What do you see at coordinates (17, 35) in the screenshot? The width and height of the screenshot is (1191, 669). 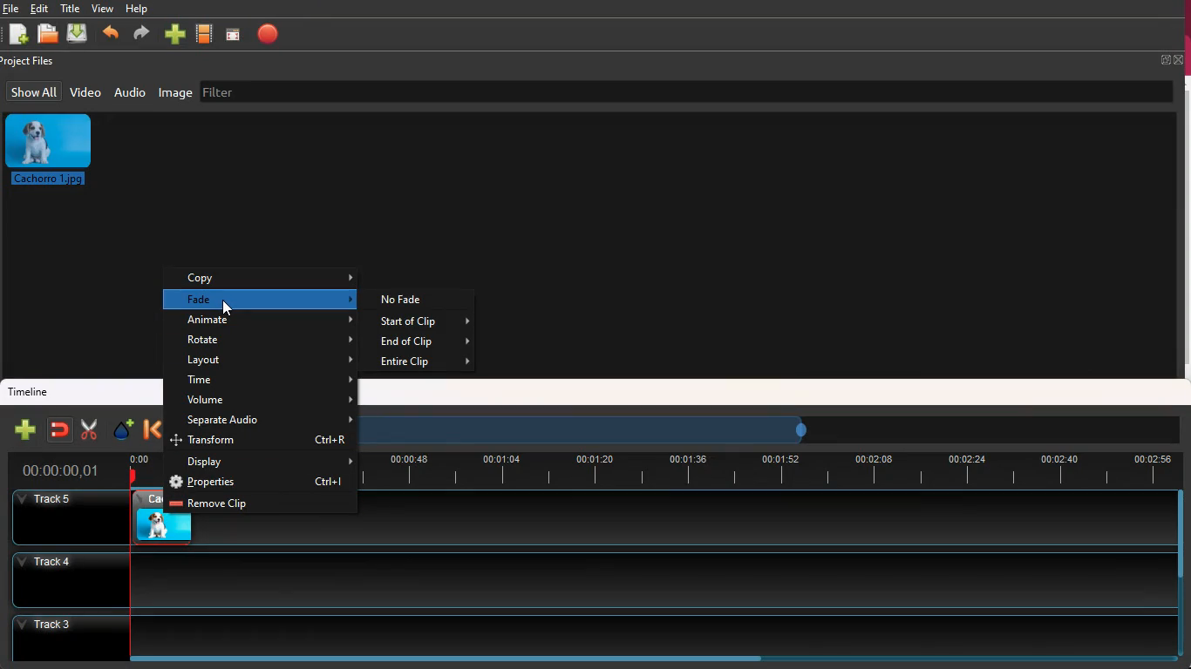 I see `new` at bounding box center [17, 35].